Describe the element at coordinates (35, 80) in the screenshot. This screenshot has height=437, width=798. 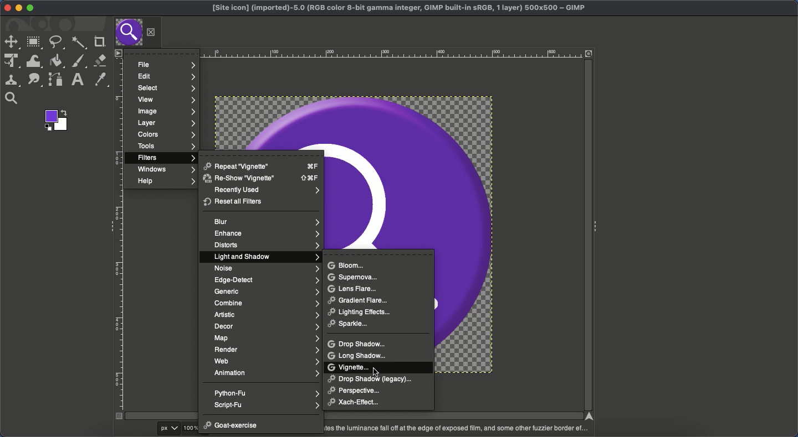
I see `Smudge` at that location.